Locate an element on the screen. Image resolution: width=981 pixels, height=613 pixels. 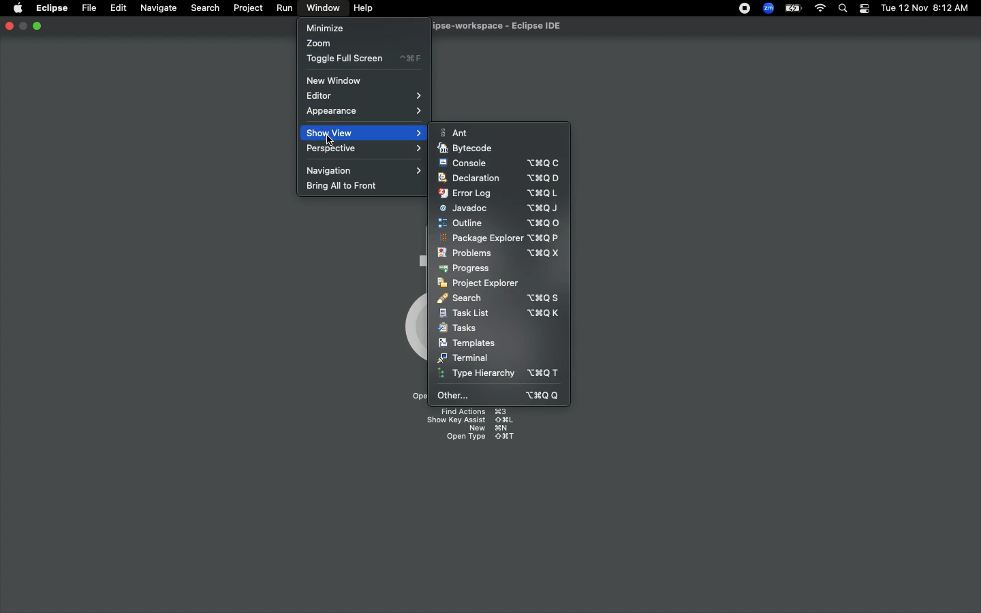
Open type is located at coordinates (480, 439).